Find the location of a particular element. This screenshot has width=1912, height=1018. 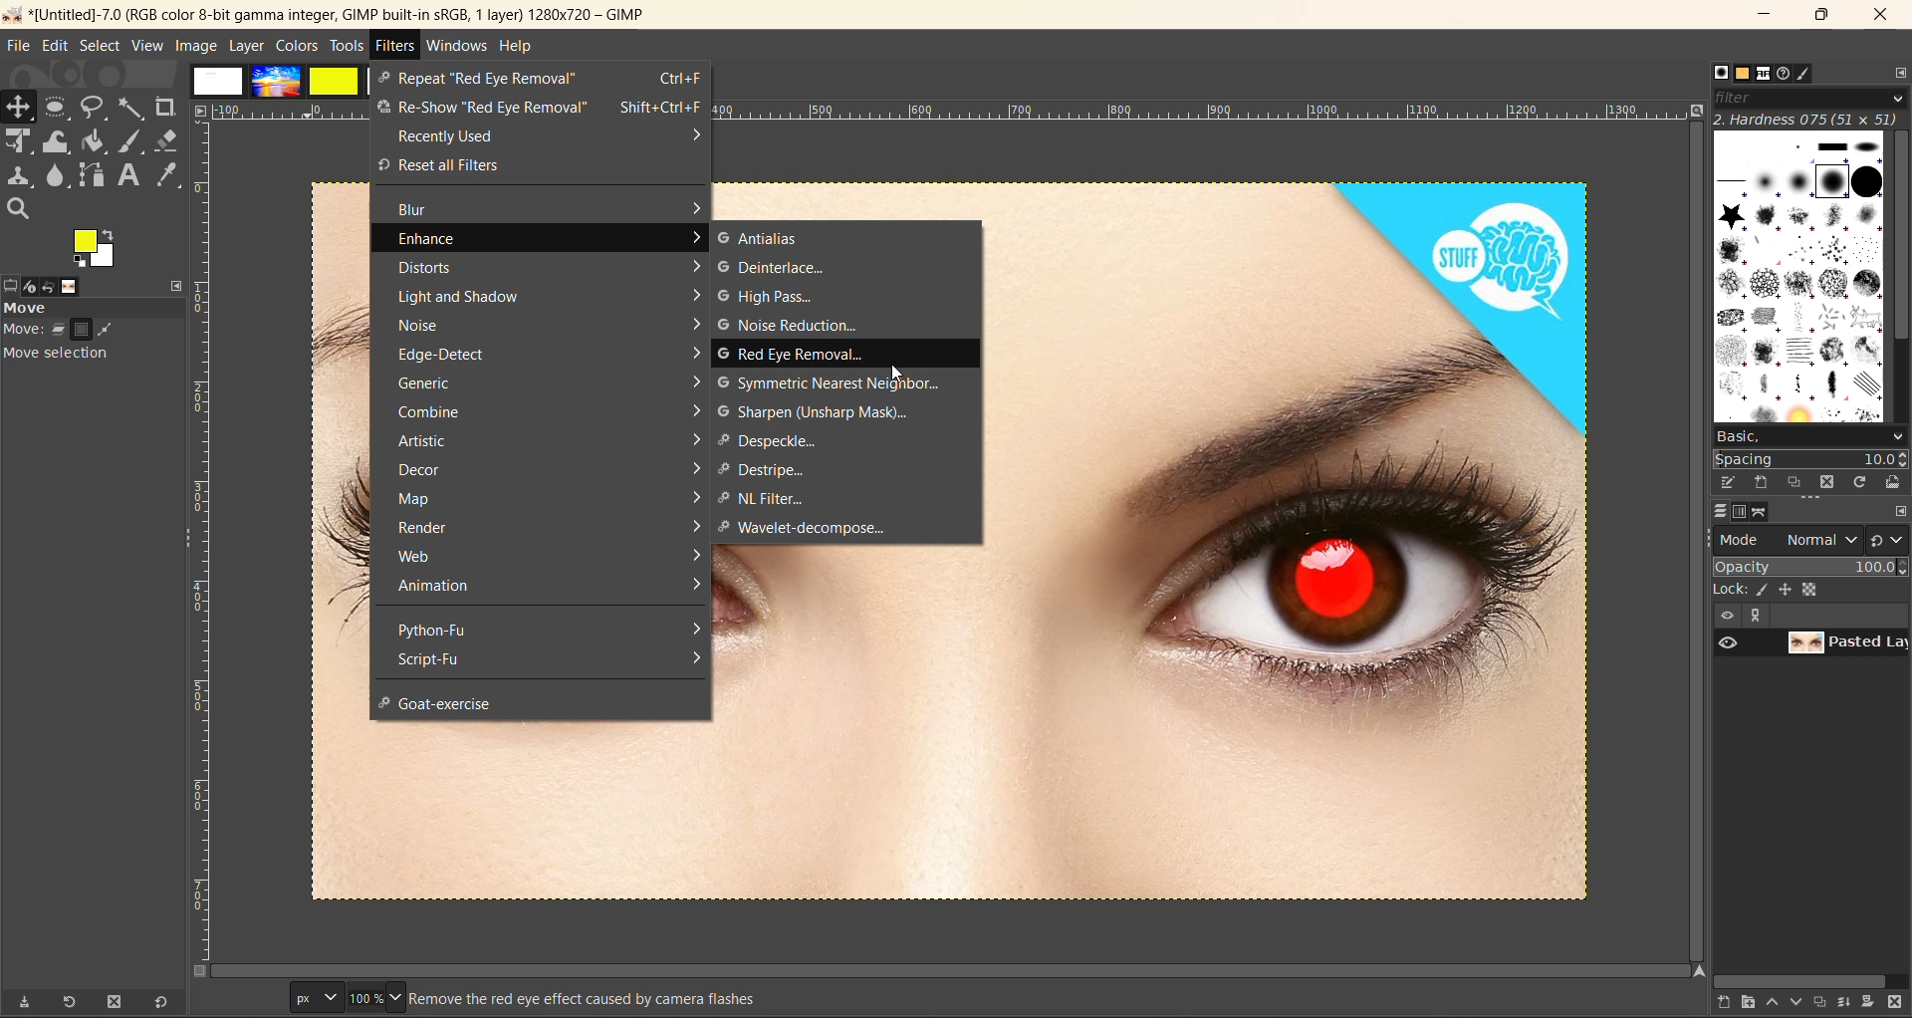

red eye removal is located at coordinates (796, 355).